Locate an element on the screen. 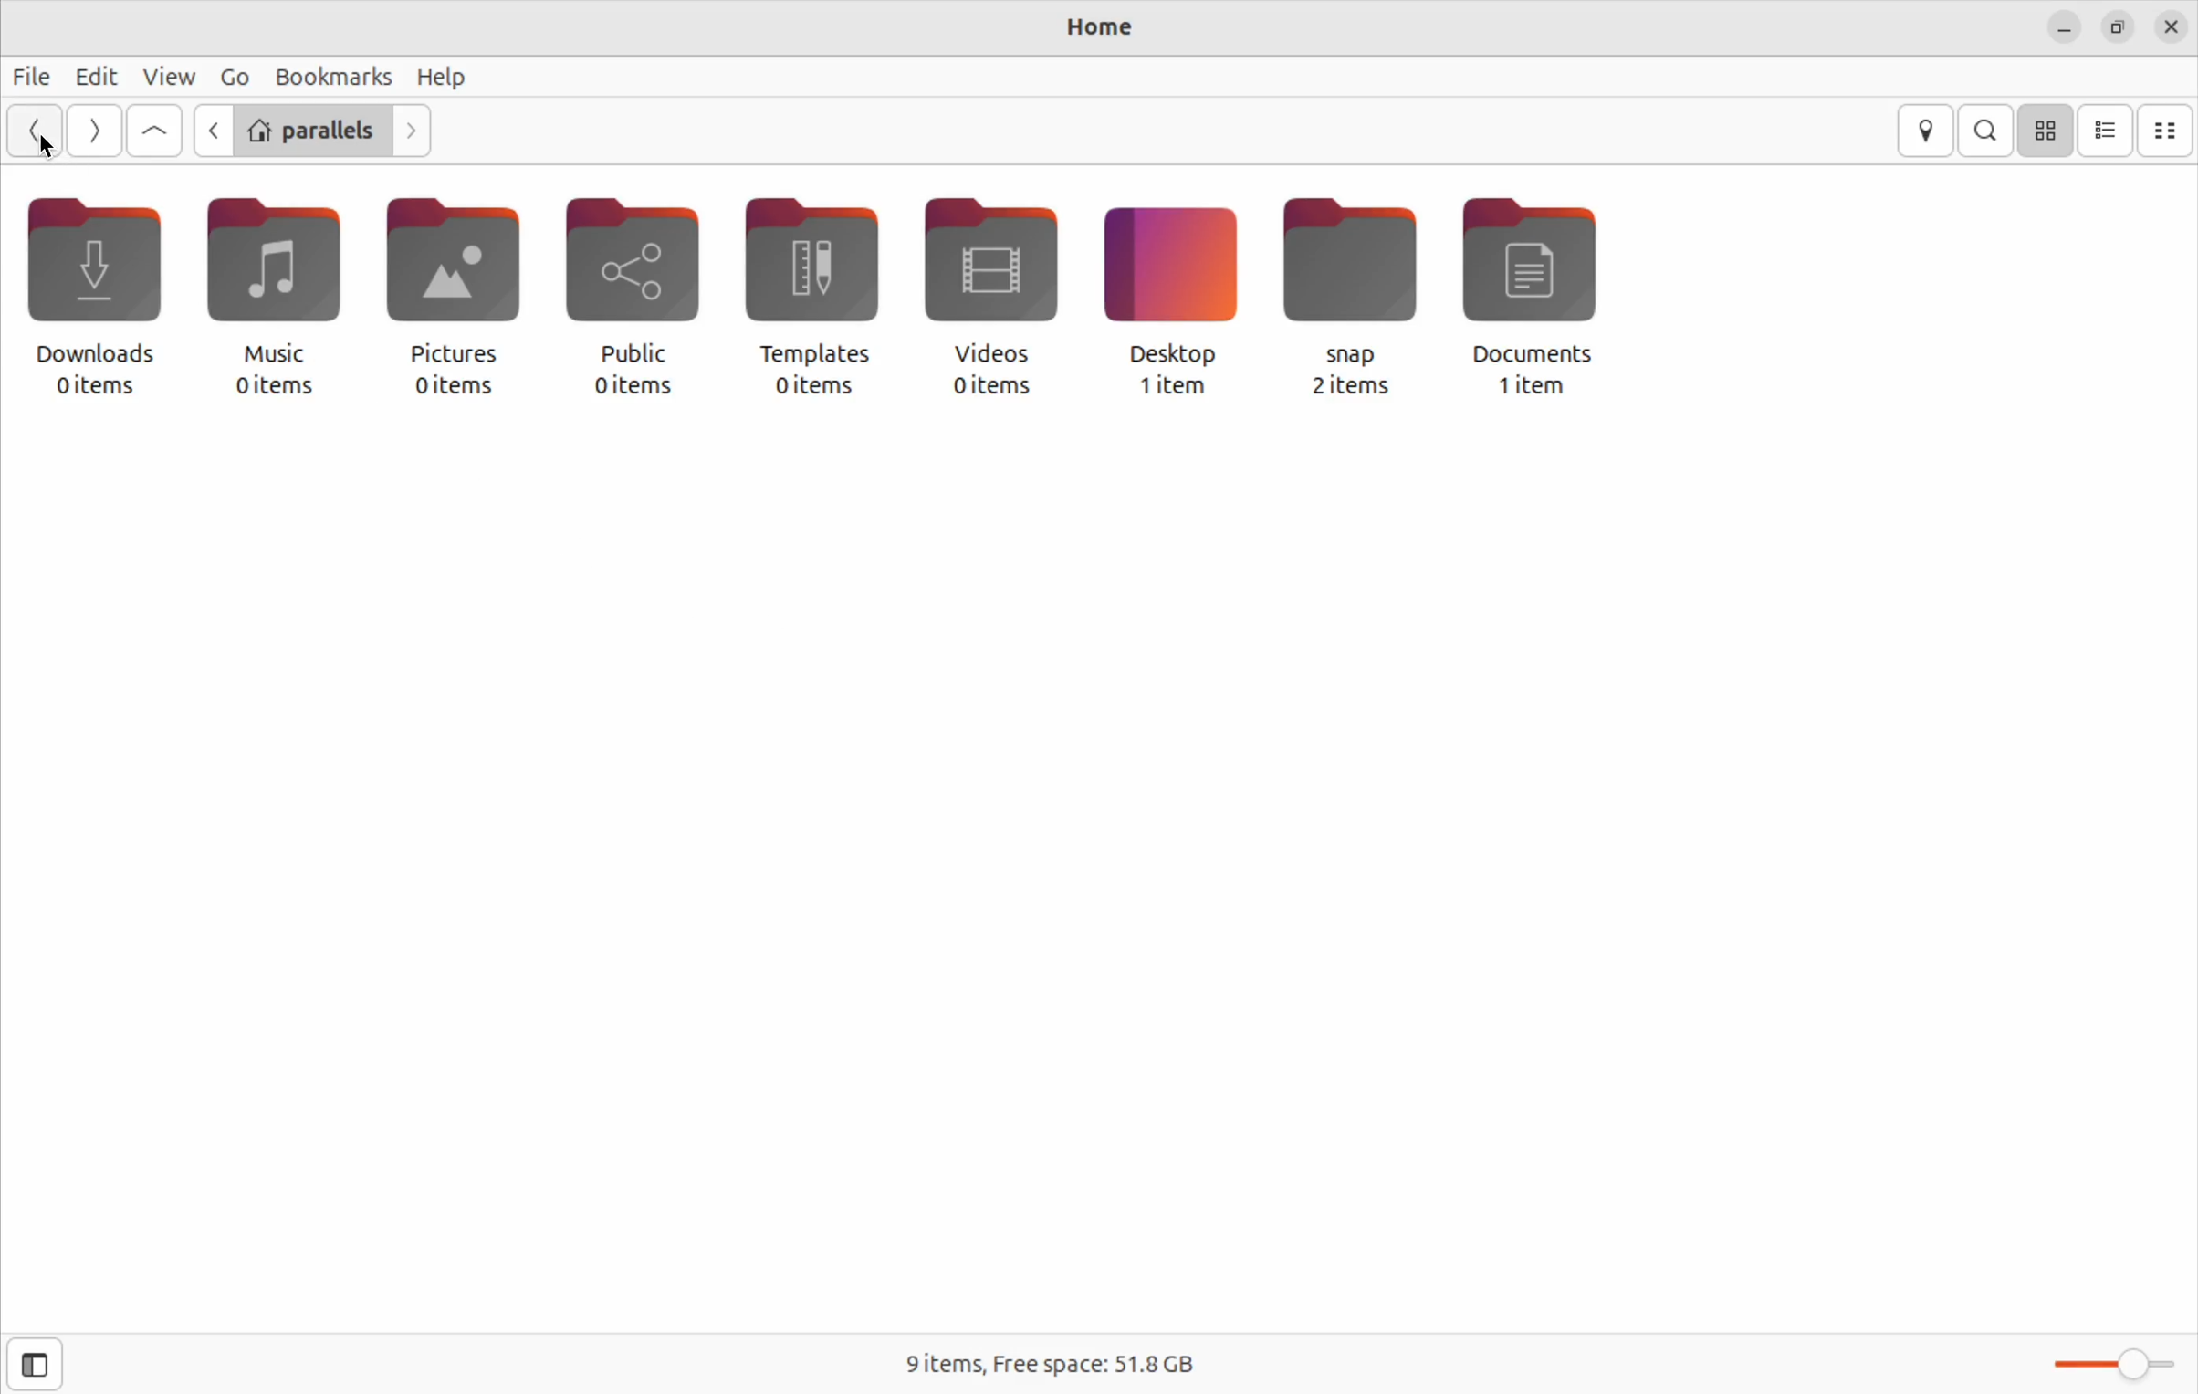 Image resolution: width=2198 pixels, height=1394 pixels. toggle zoom is located at coordinates (2113, 1362).